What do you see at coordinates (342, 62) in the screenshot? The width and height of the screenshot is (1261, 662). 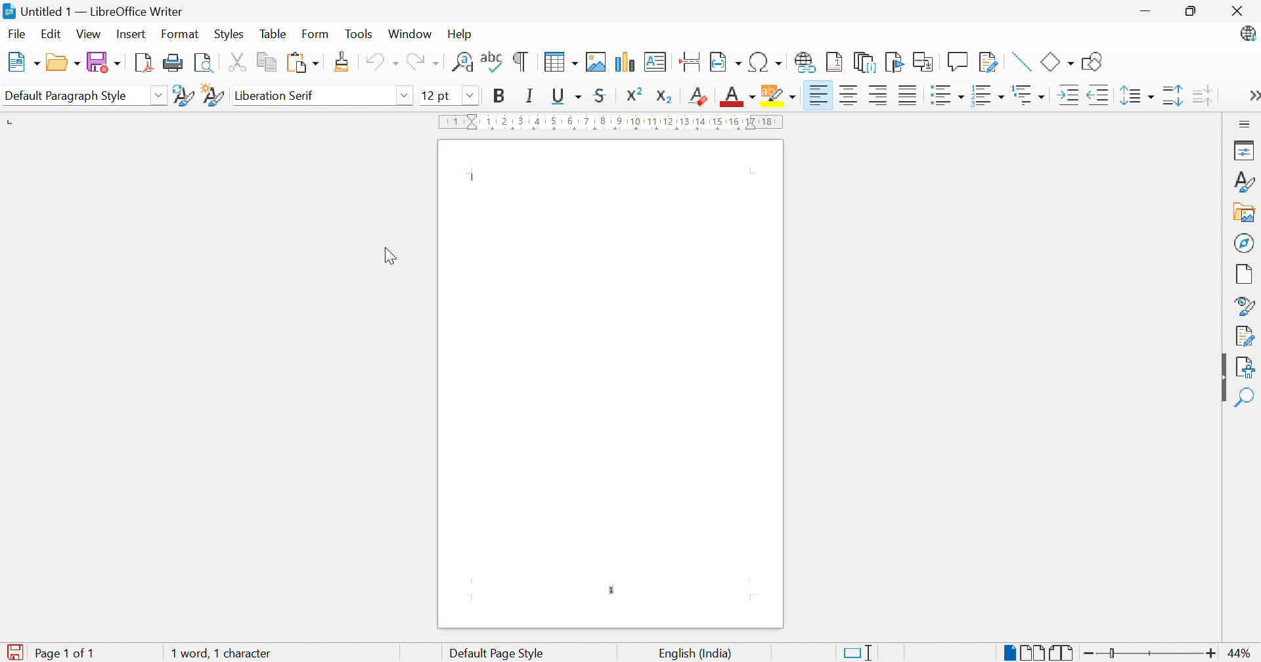 I see `Clone formatting` at bounding box center [342, 62].